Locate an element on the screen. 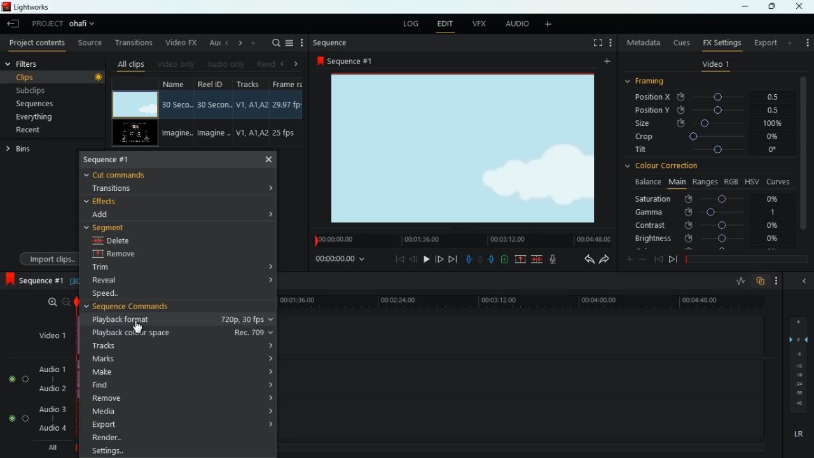 The height and width of the screenshot is (458, 814). battery is located at coordinates (504, 259).